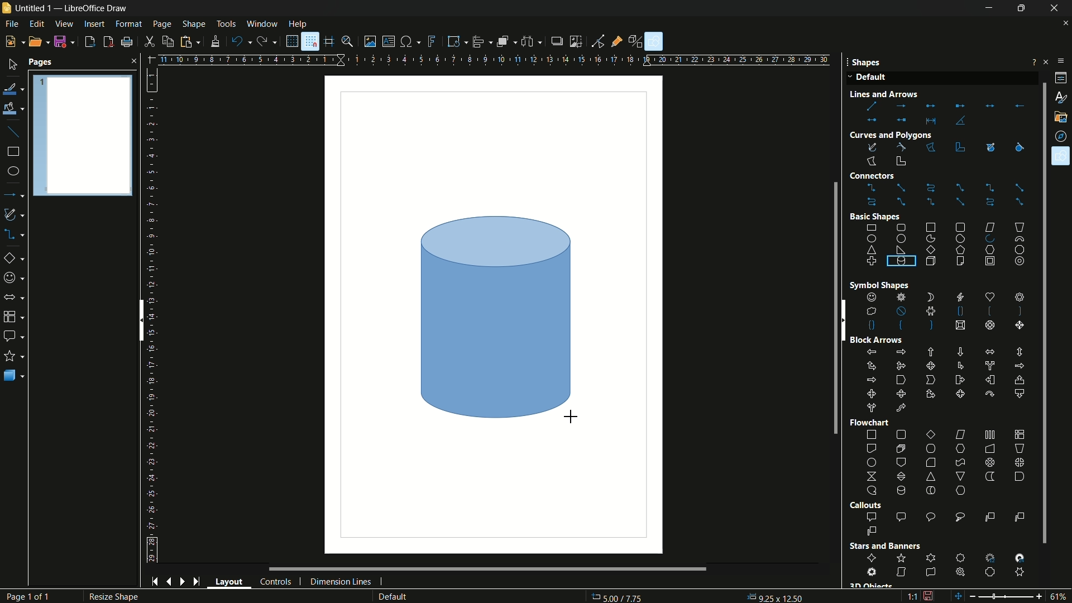 This screenshot has height=603, width=1072. What do you see at coordinates (15, 356) in the screenshot?
I see `stars and banners` at bounding box center [15, 356].